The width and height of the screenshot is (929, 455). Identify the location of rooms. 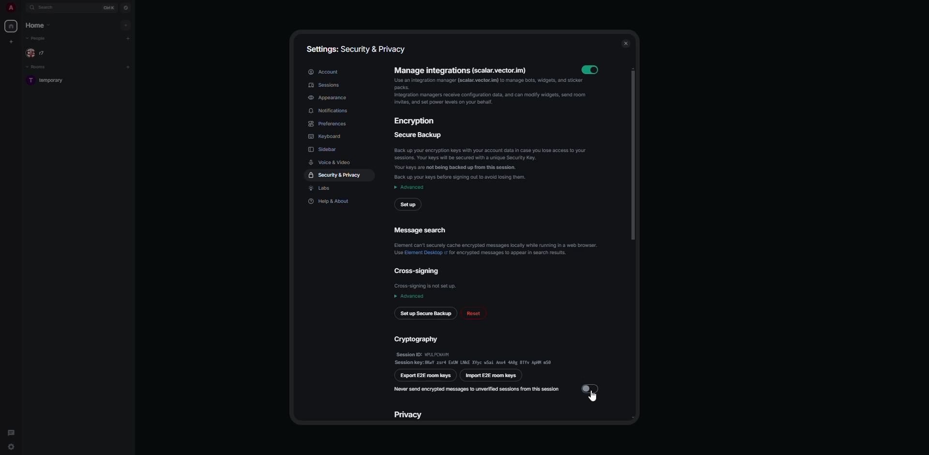
(38, 67).